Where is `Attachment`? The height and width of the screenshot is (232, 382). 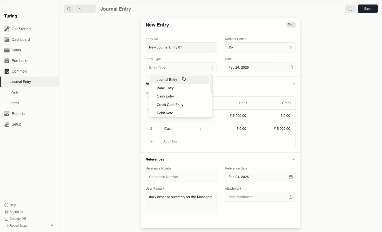
Attachment is located at coordinates (236, 189).